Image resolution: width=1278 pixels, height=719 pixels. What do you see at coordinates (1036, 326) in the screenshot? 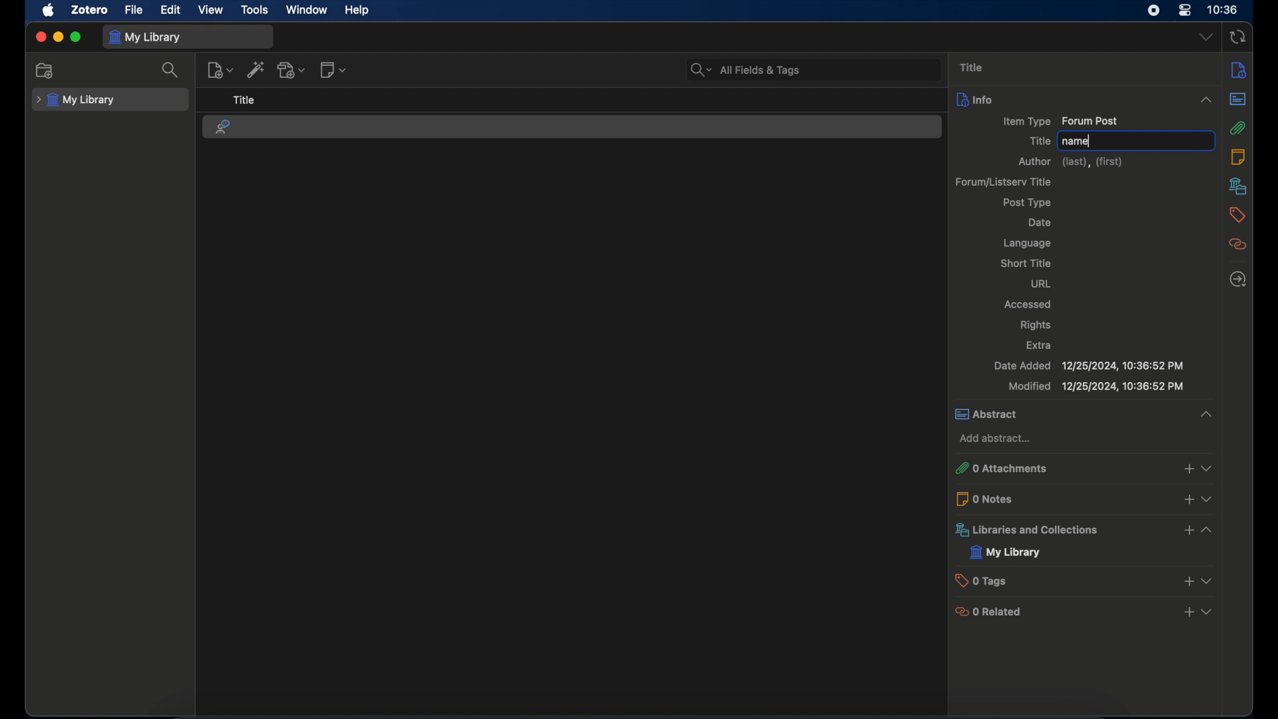
I see `rights` at bounding box center [1036, 326].